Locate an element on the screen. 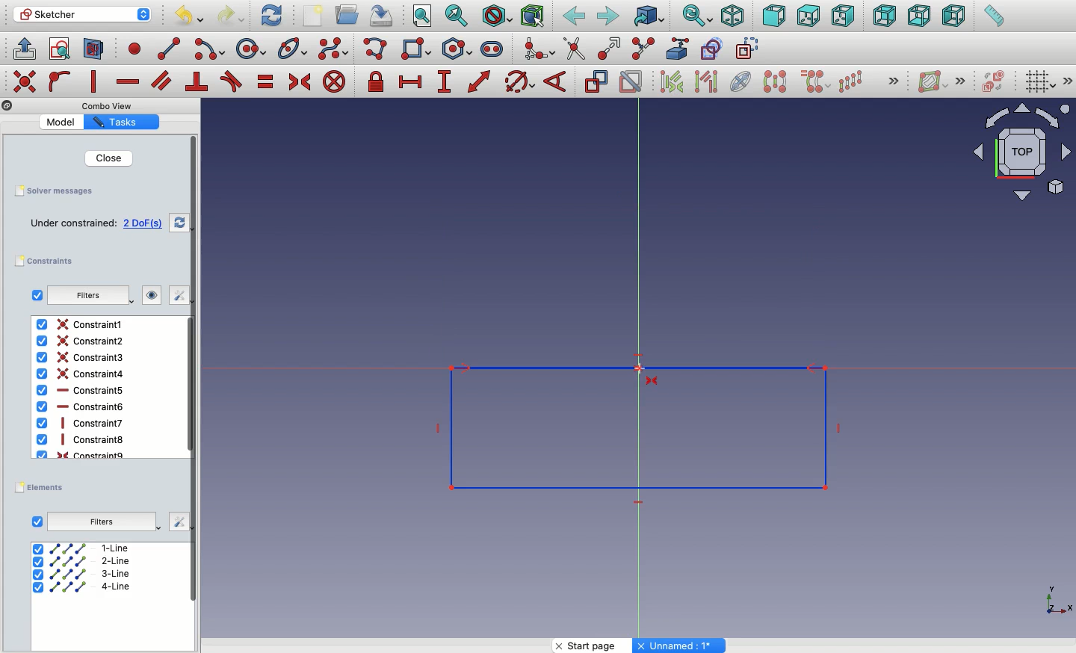  Internal geometry  is located at coordinates (741, 80).